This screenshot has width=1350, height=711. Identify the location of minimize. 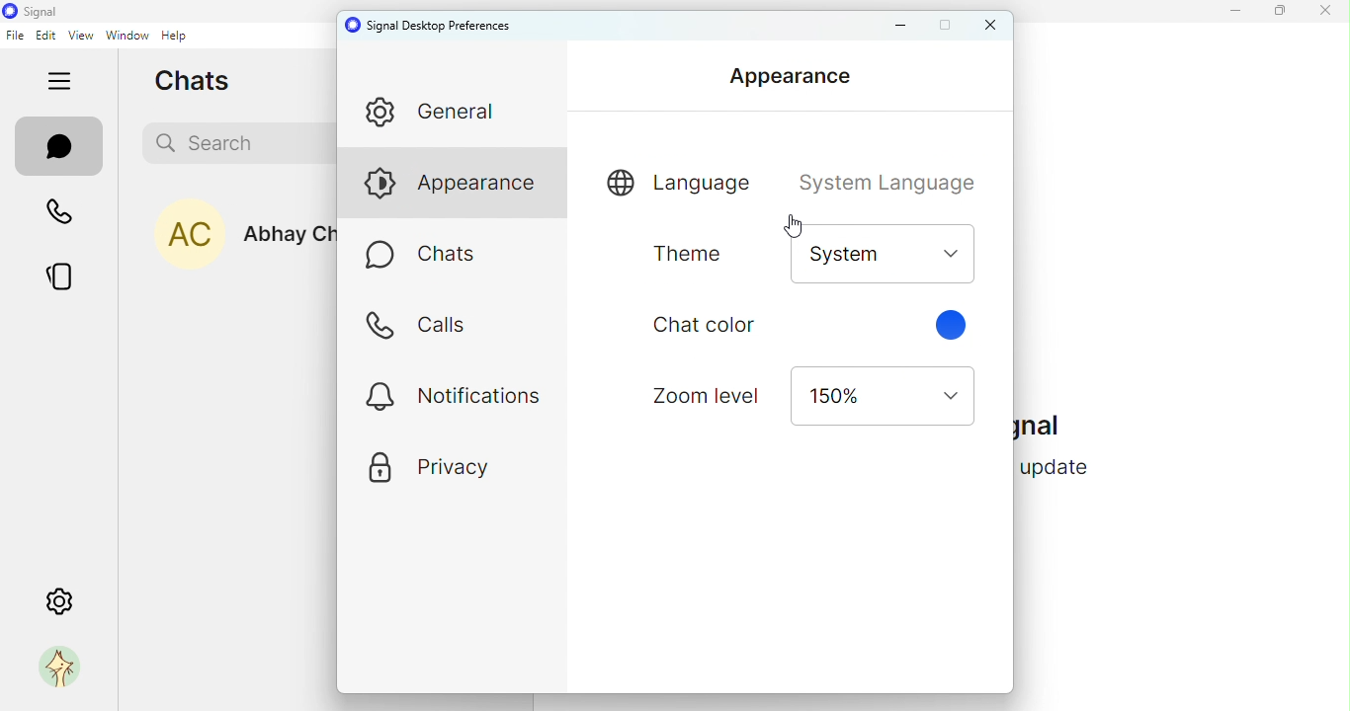
(902, 26).